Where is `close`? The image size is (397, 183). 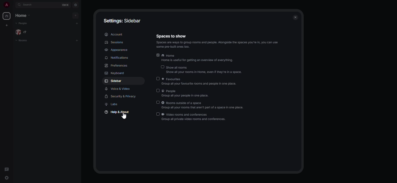
close is located at coordinates (295, 17).